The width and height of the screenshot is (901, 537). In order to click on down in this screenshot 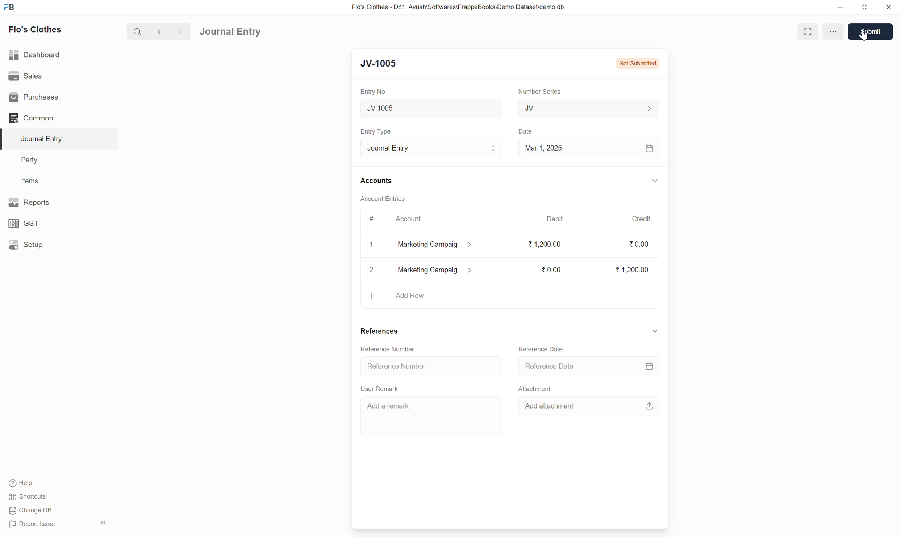, I will do `click(655, 331)`.